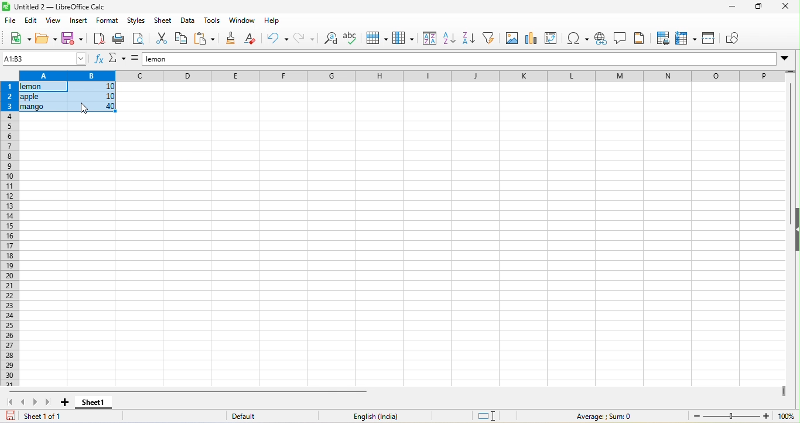 The width and height of the screenshot is (800, 423). I want to click on zoom, so click(786, 416).